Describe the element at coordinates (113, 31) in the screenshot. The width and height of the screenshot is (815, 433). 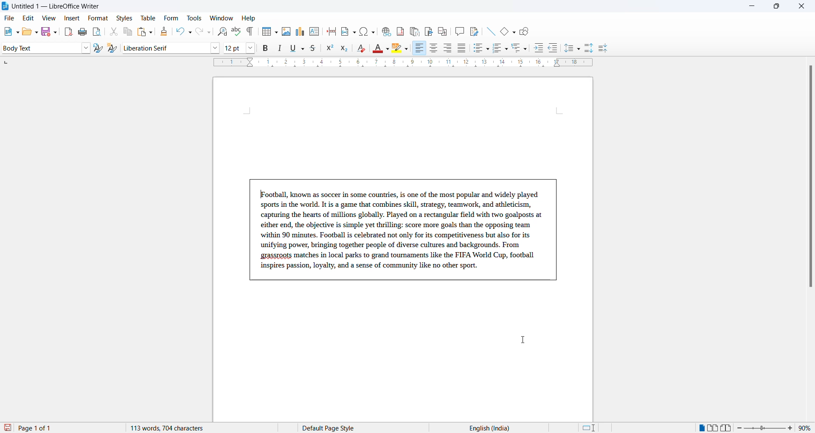
I see `cut` at that location.